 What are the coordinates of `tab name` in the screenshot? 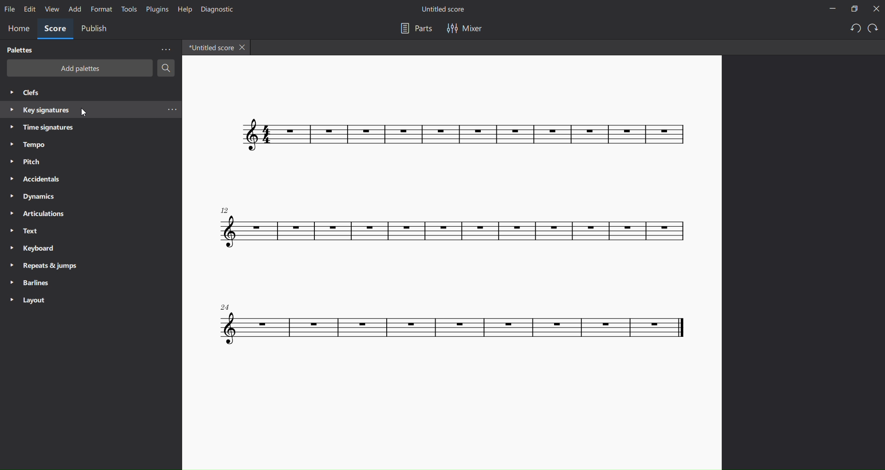 It's located at (211, 48).